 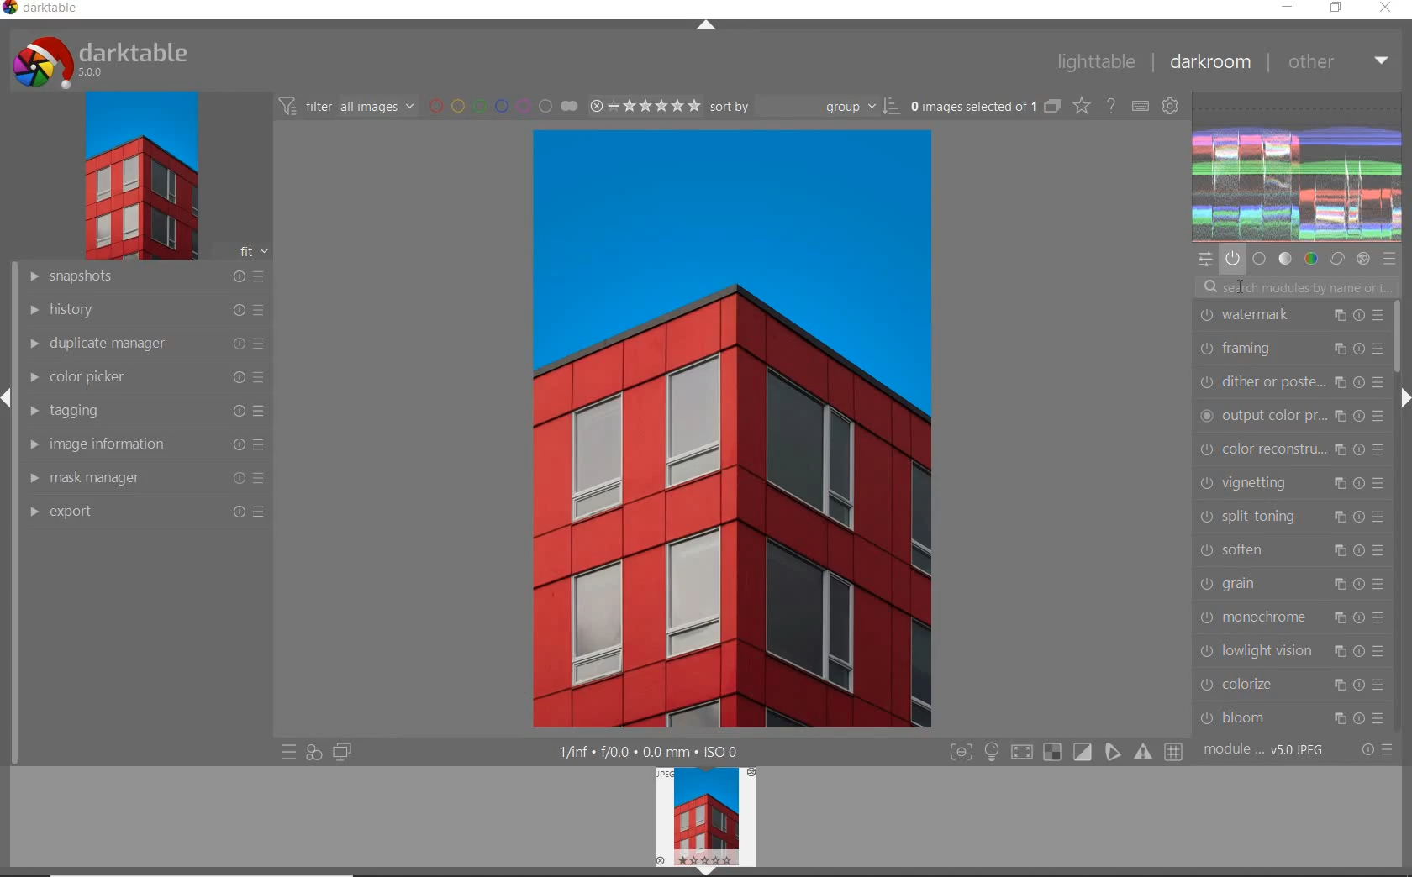 I want to click on scollbar, so click(x=1402, y=336).